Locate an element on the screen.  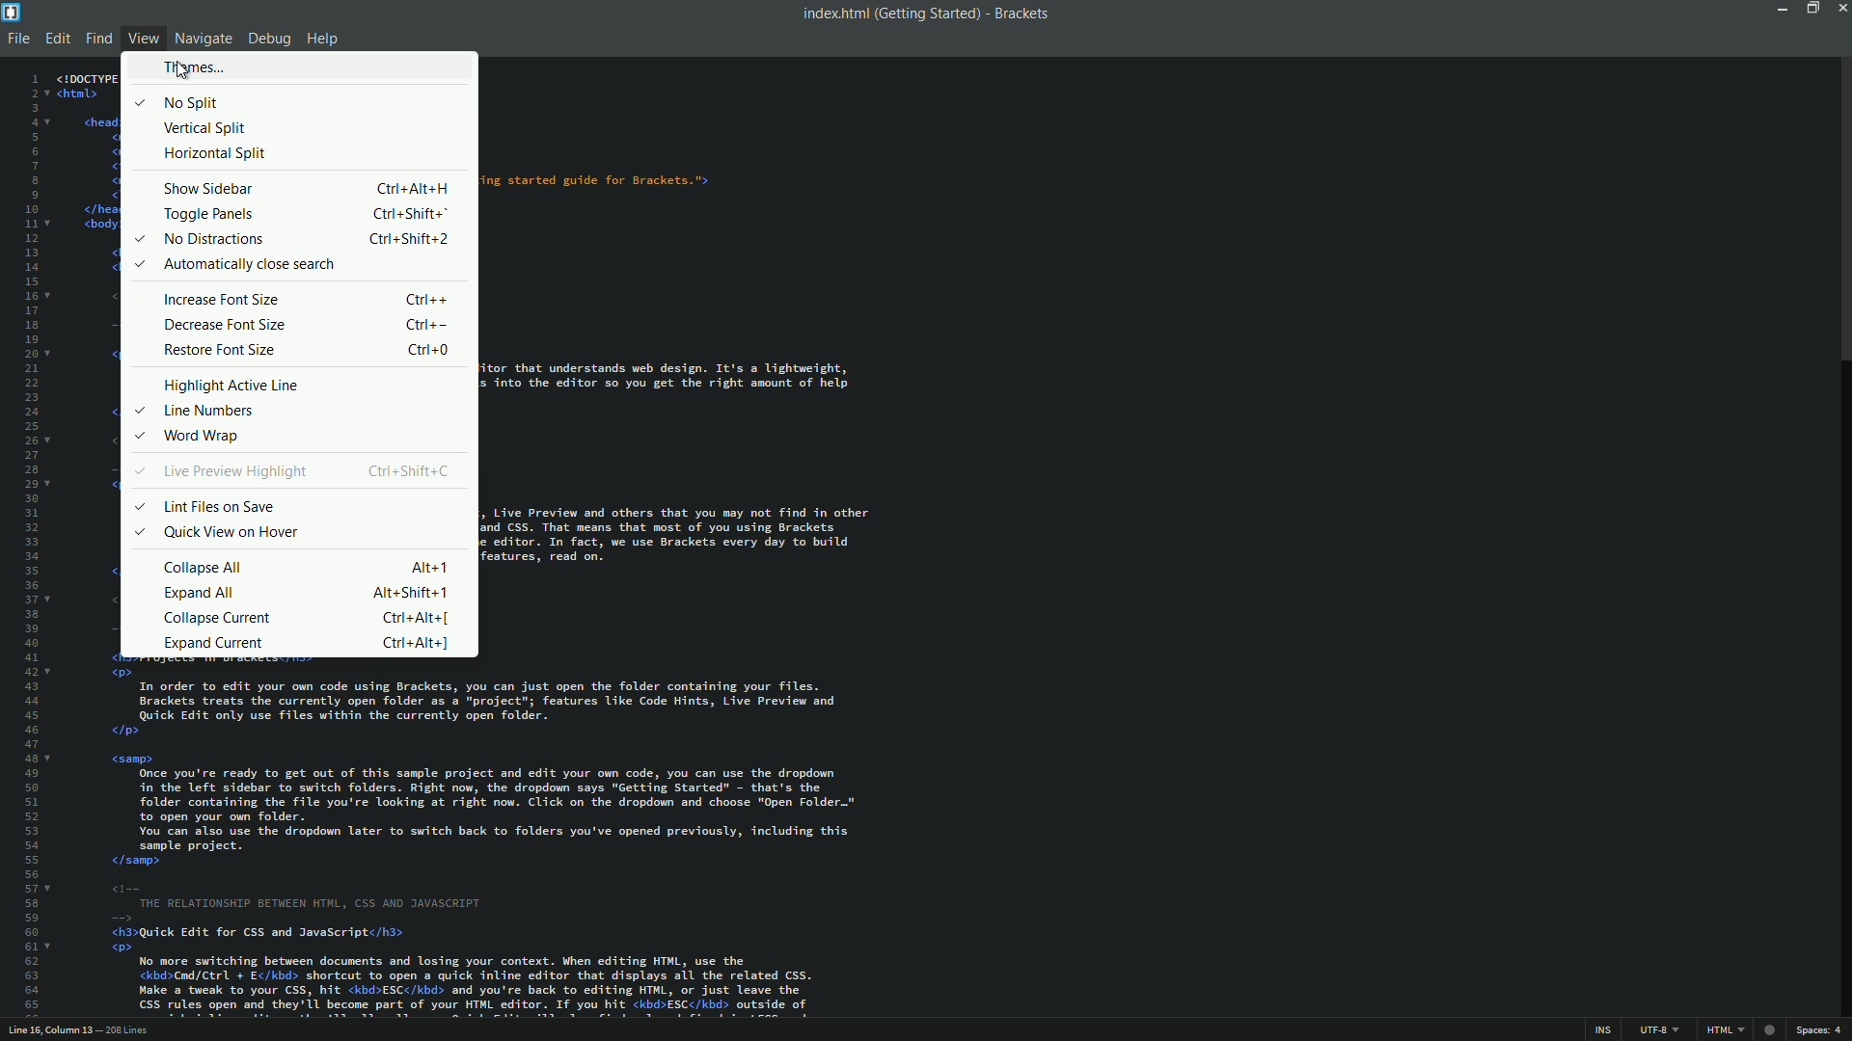
horizontal split is located at coordinates (215, 153).